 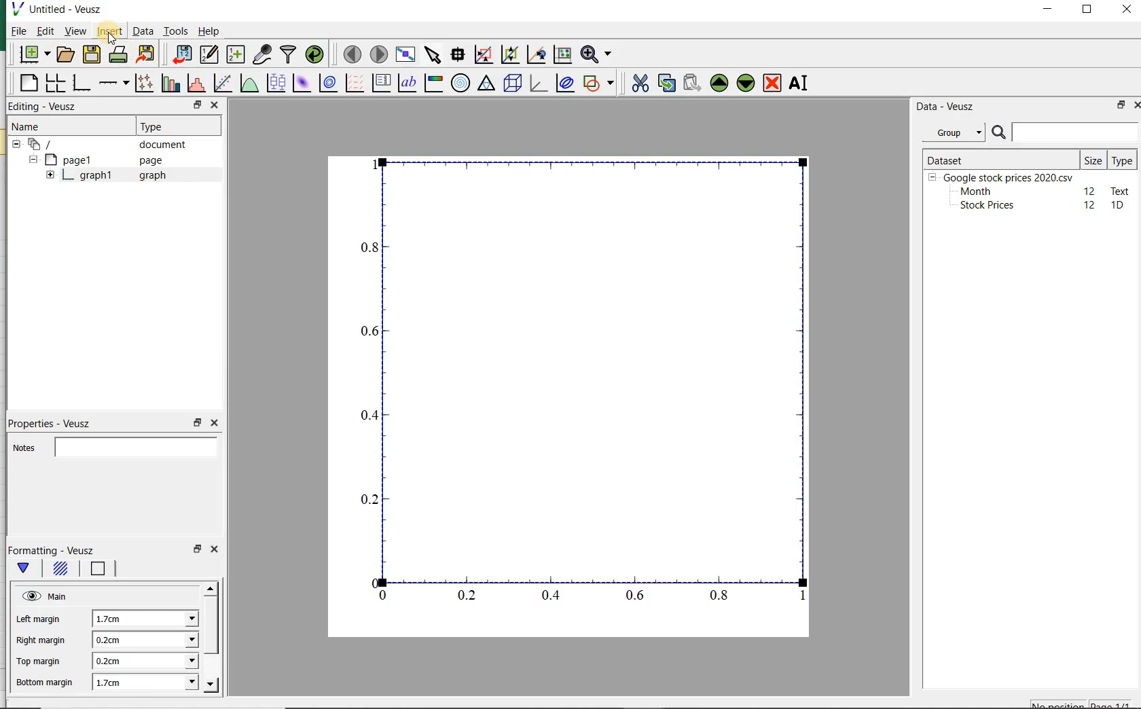 I want to click on 0.2cm, so click(x=143, y=661).